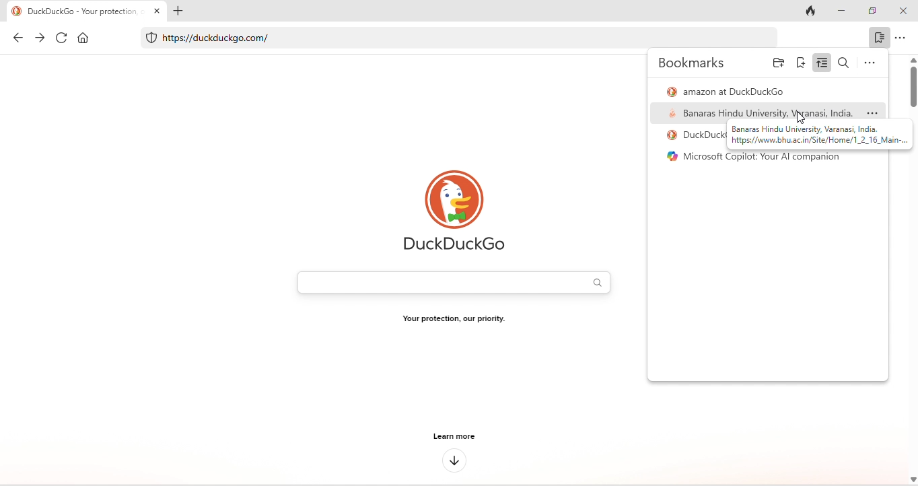  Describe the element at coordinates (758, 160) in the screenshot. I see `microsoft copilot: Your AI companion` at that location.